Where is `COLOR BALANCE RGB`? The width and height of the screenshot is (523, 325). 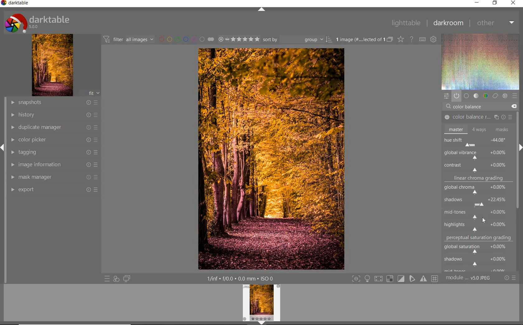
COLOR BALANCE RGB is located at coordinates (477, 117).